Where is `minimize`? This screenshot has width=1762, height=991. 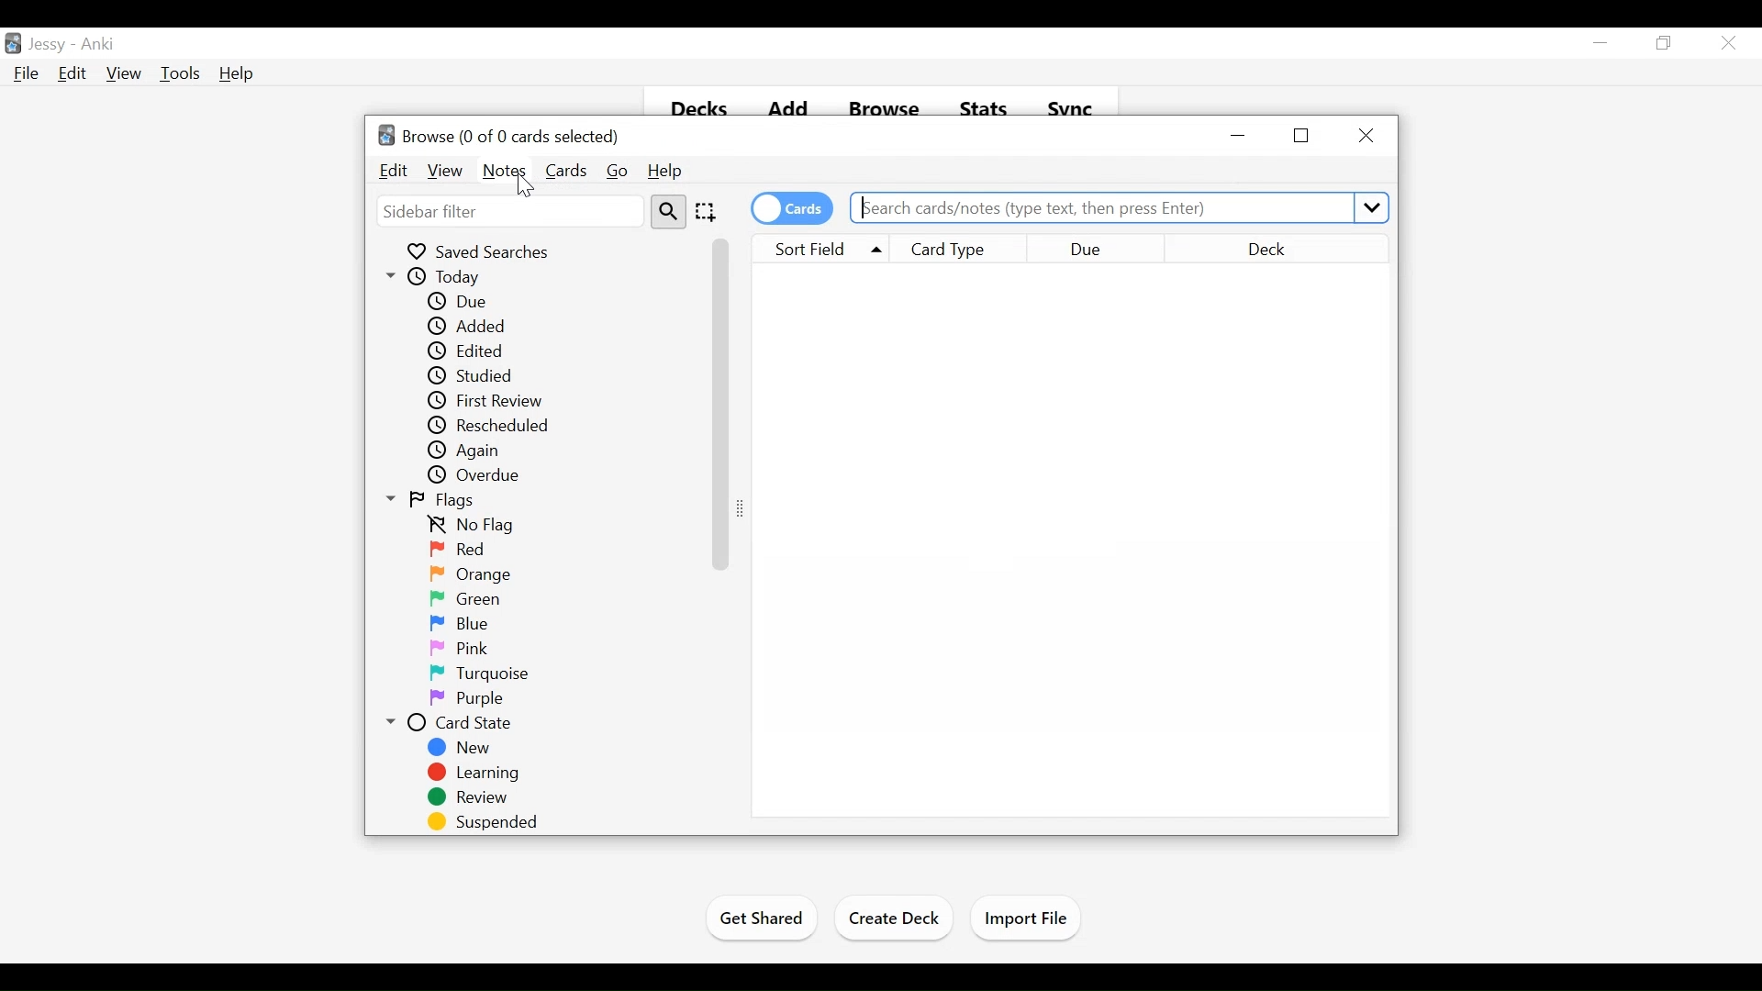
minimize is located at coordinates (1241, 134).